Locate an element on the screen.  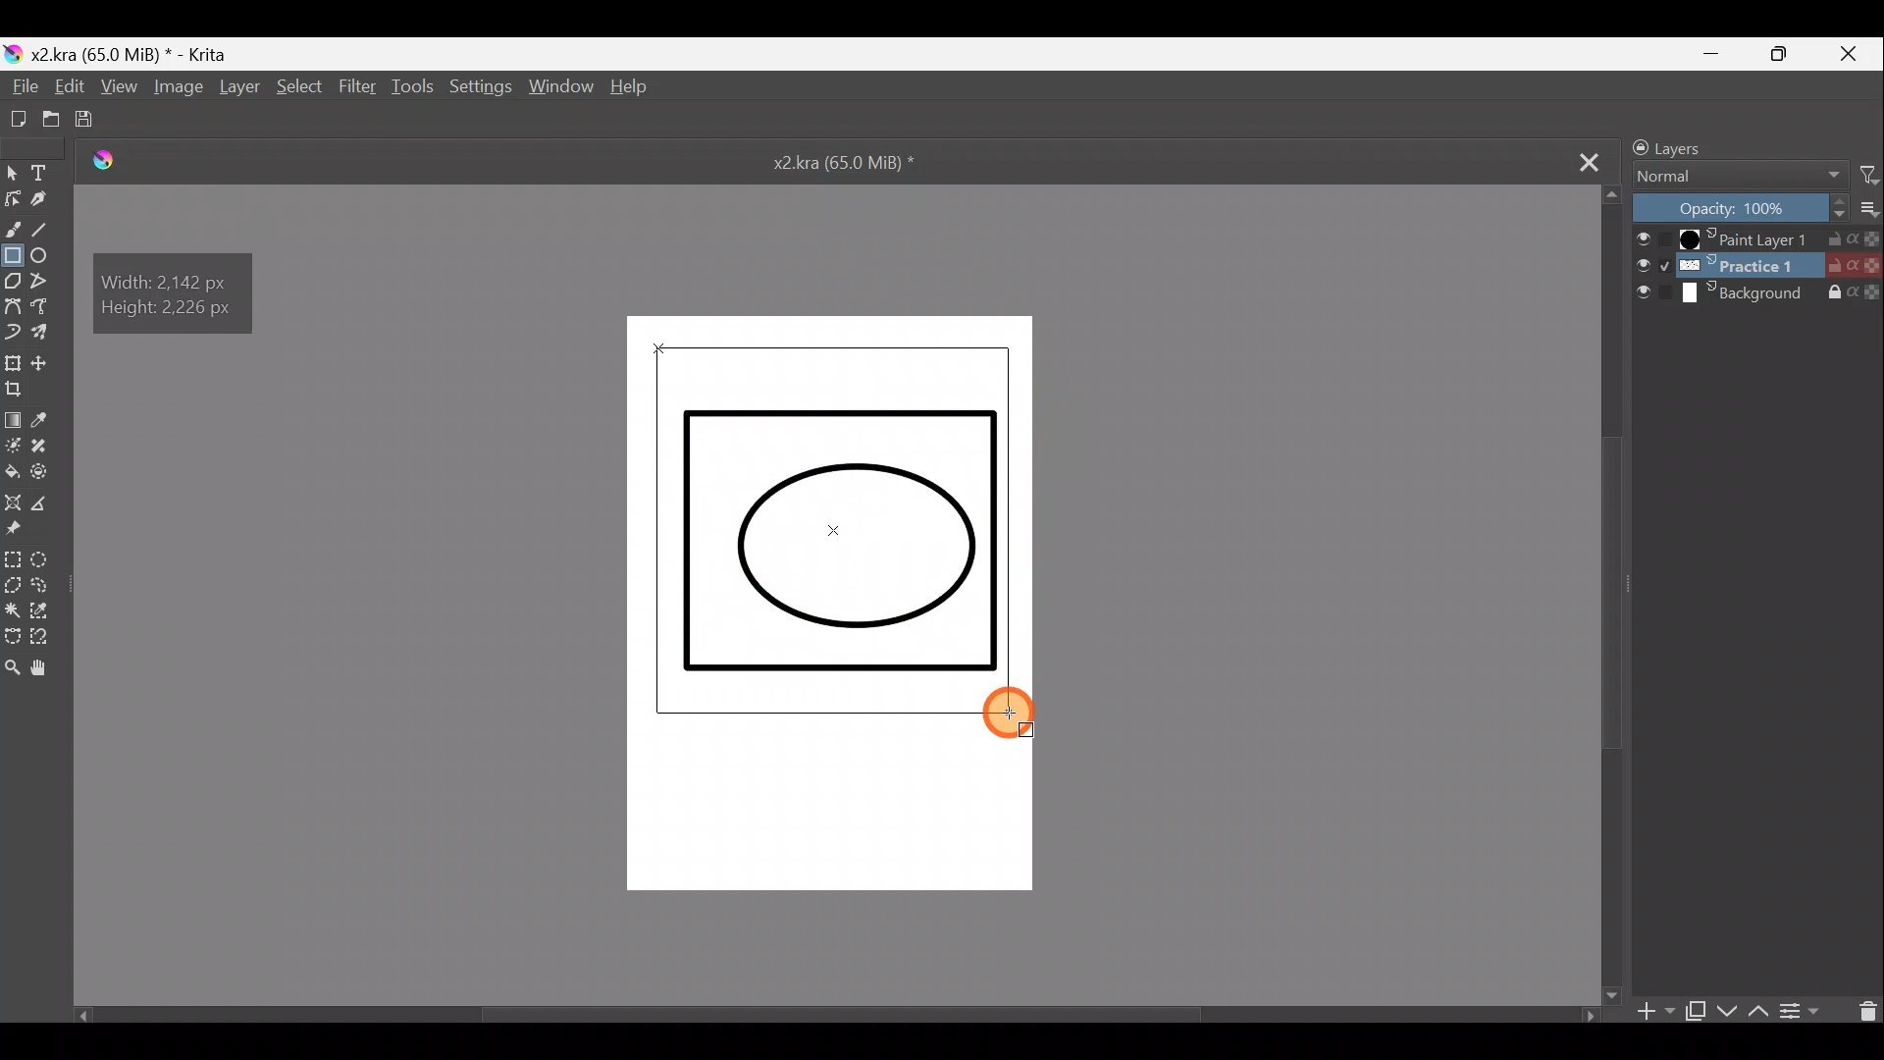
Opacity: 100% is located at coordinates (1742, 207).